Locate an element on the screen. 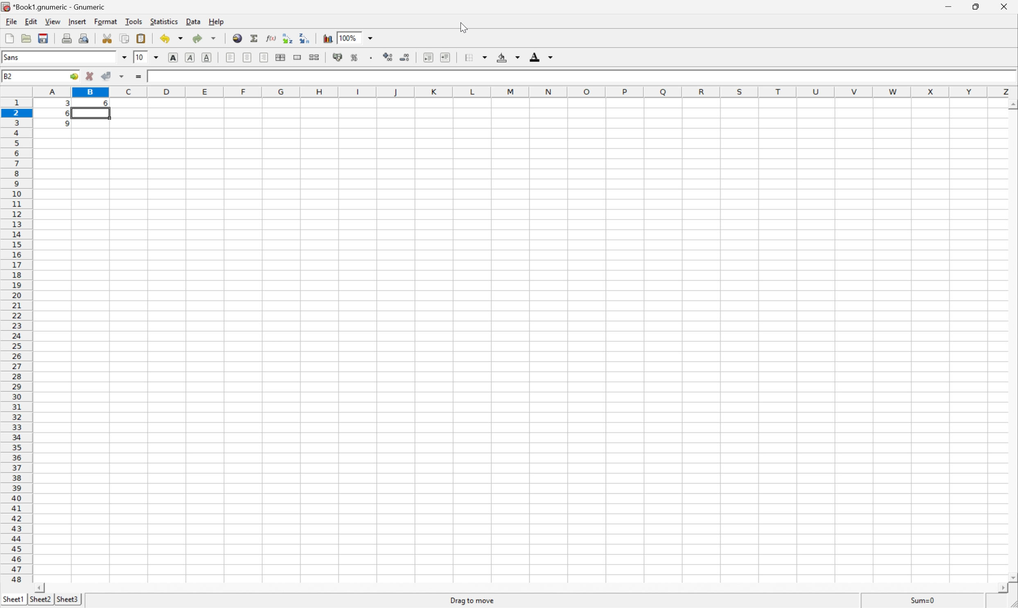 The image size is (1018, 608). Data is located at coordinates (194, 21).